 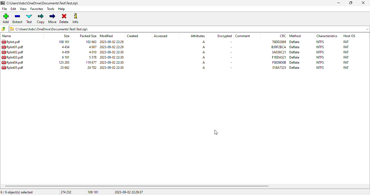 What do you see at coordinates (351, 3) in the screenshot?
I see `maximize` at bounding box center [351, 3].